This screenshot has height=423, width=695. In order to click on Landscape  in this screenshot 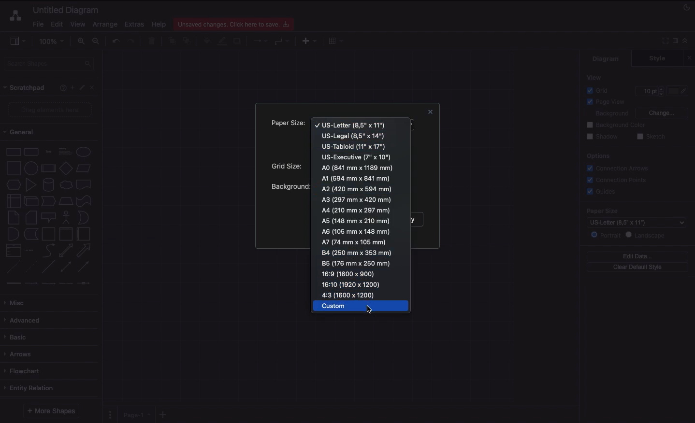, I will do `click(647, 235)`.